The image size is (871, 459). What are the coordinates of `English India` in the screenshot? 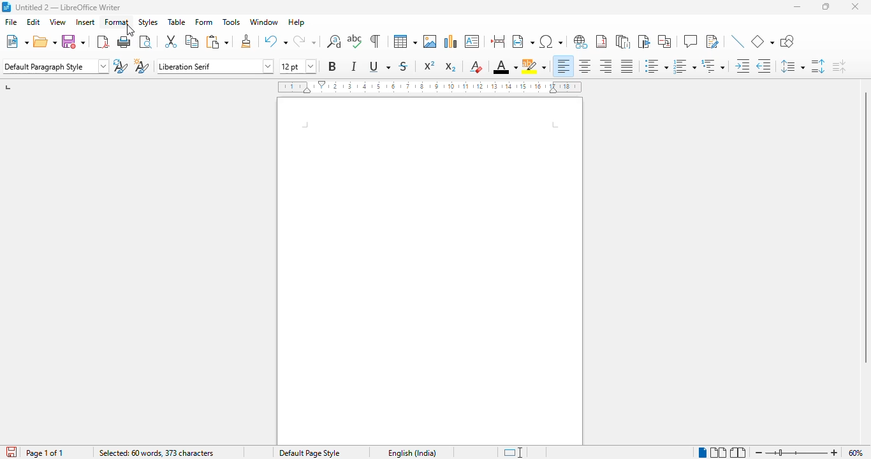 It's located at (411, 453).